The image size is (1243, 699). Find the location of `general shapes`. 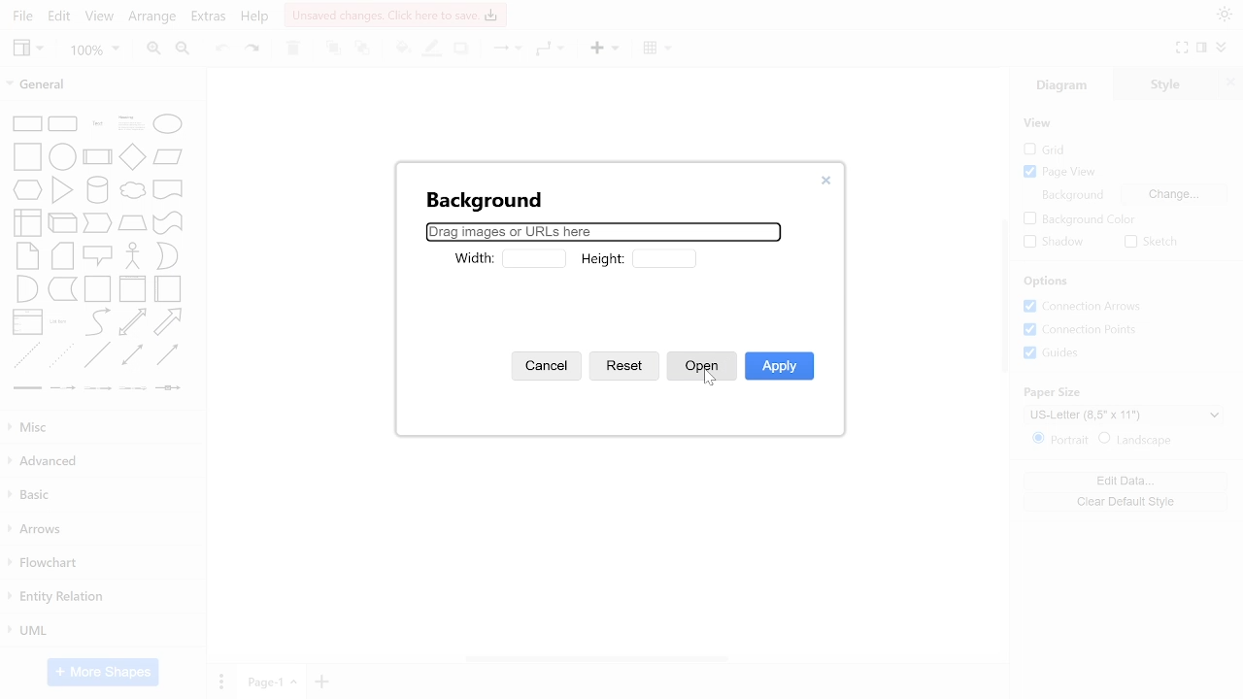

general shapes is located at coordinates (130, 221).